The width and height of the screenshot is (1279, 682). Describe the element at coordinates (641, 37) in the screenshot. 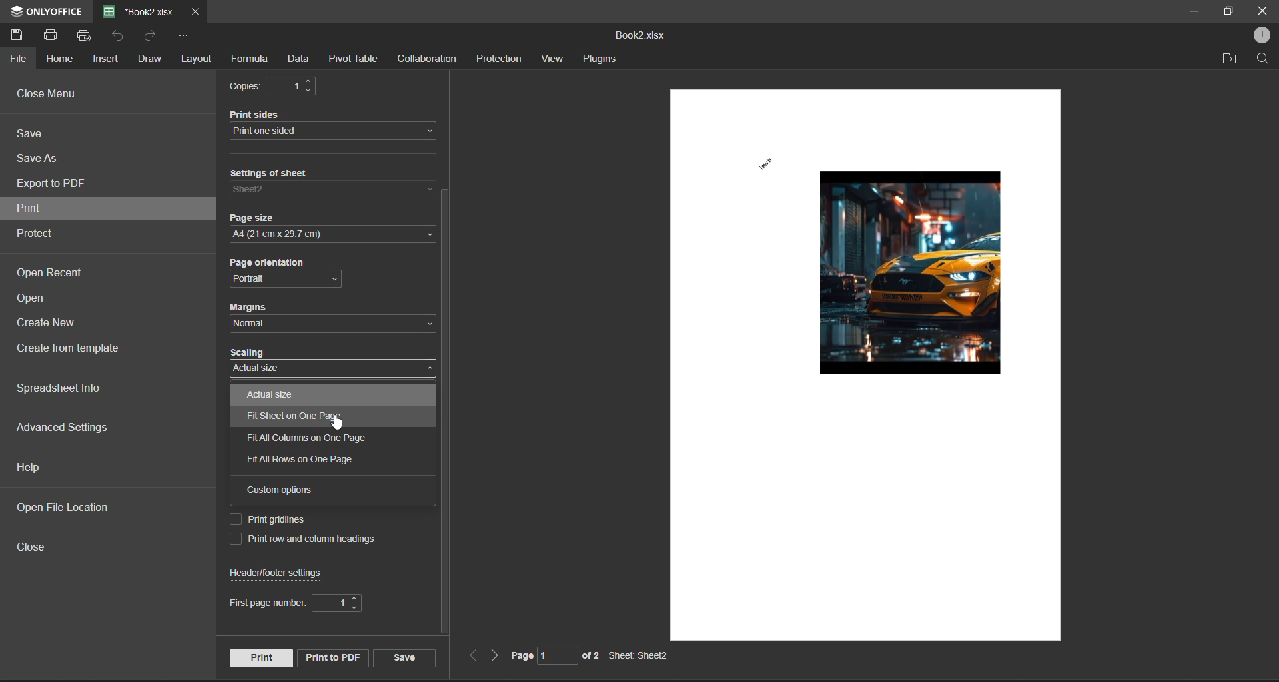

I see `file name` at that location.